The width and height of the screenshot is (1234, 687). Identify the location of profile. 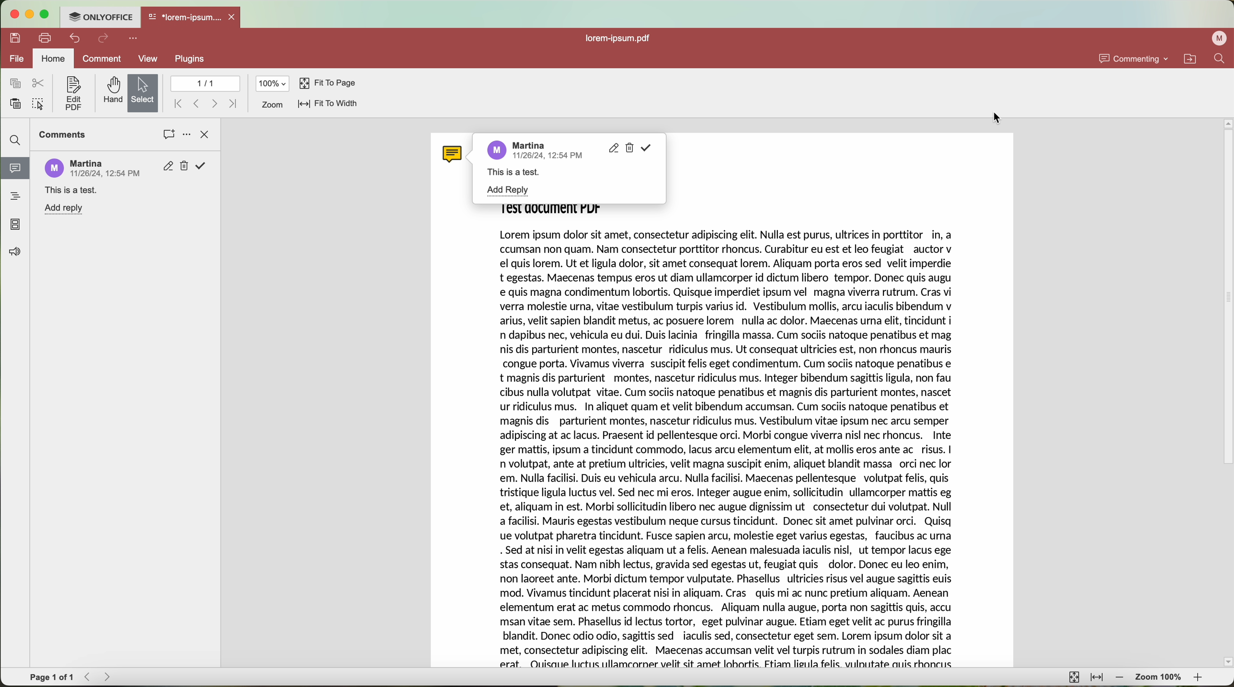
(1218, 39).